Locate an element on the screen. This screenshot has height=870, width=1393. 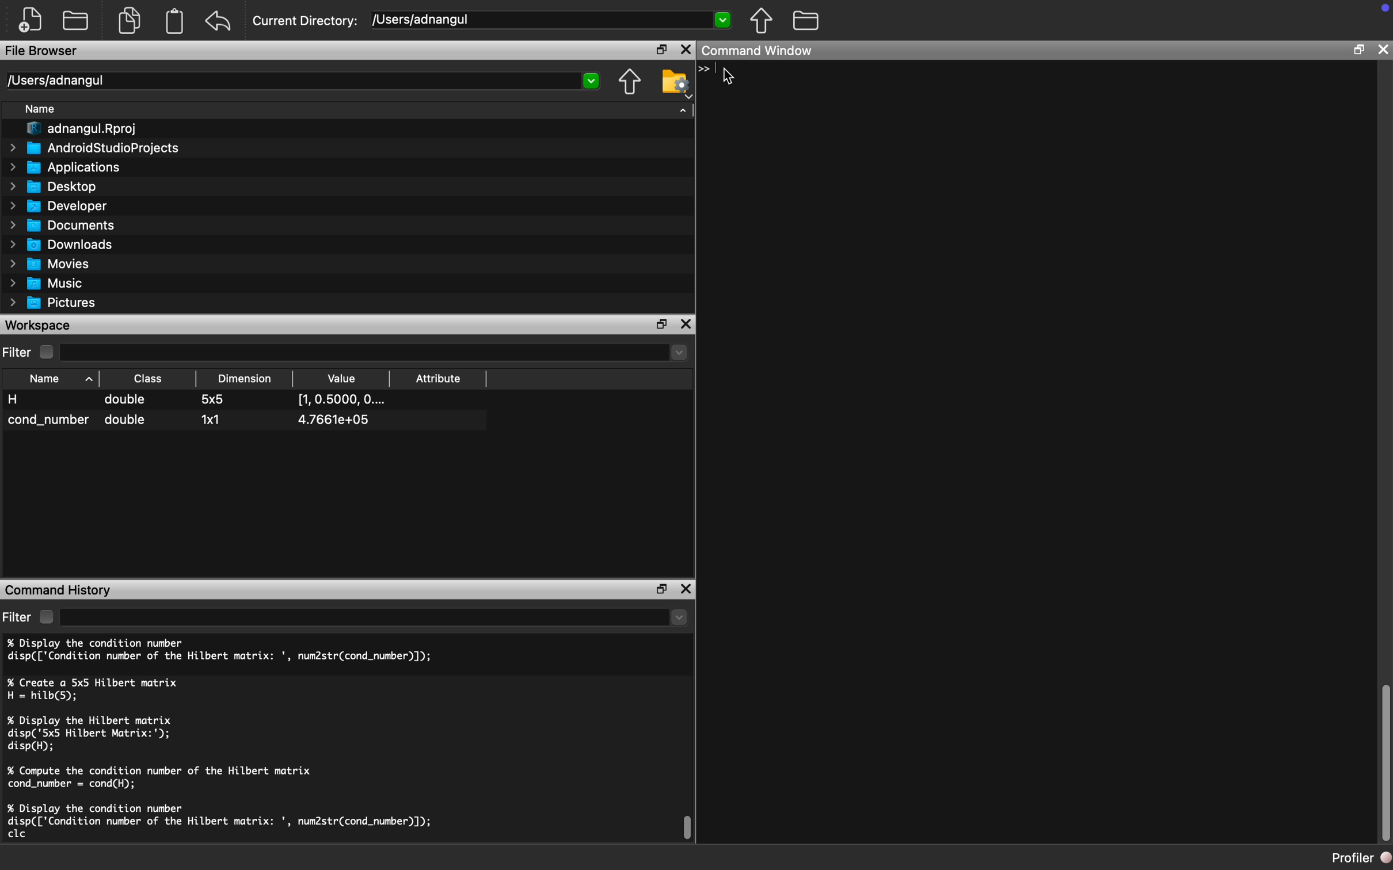
Music is located at coordinates (44, 283).